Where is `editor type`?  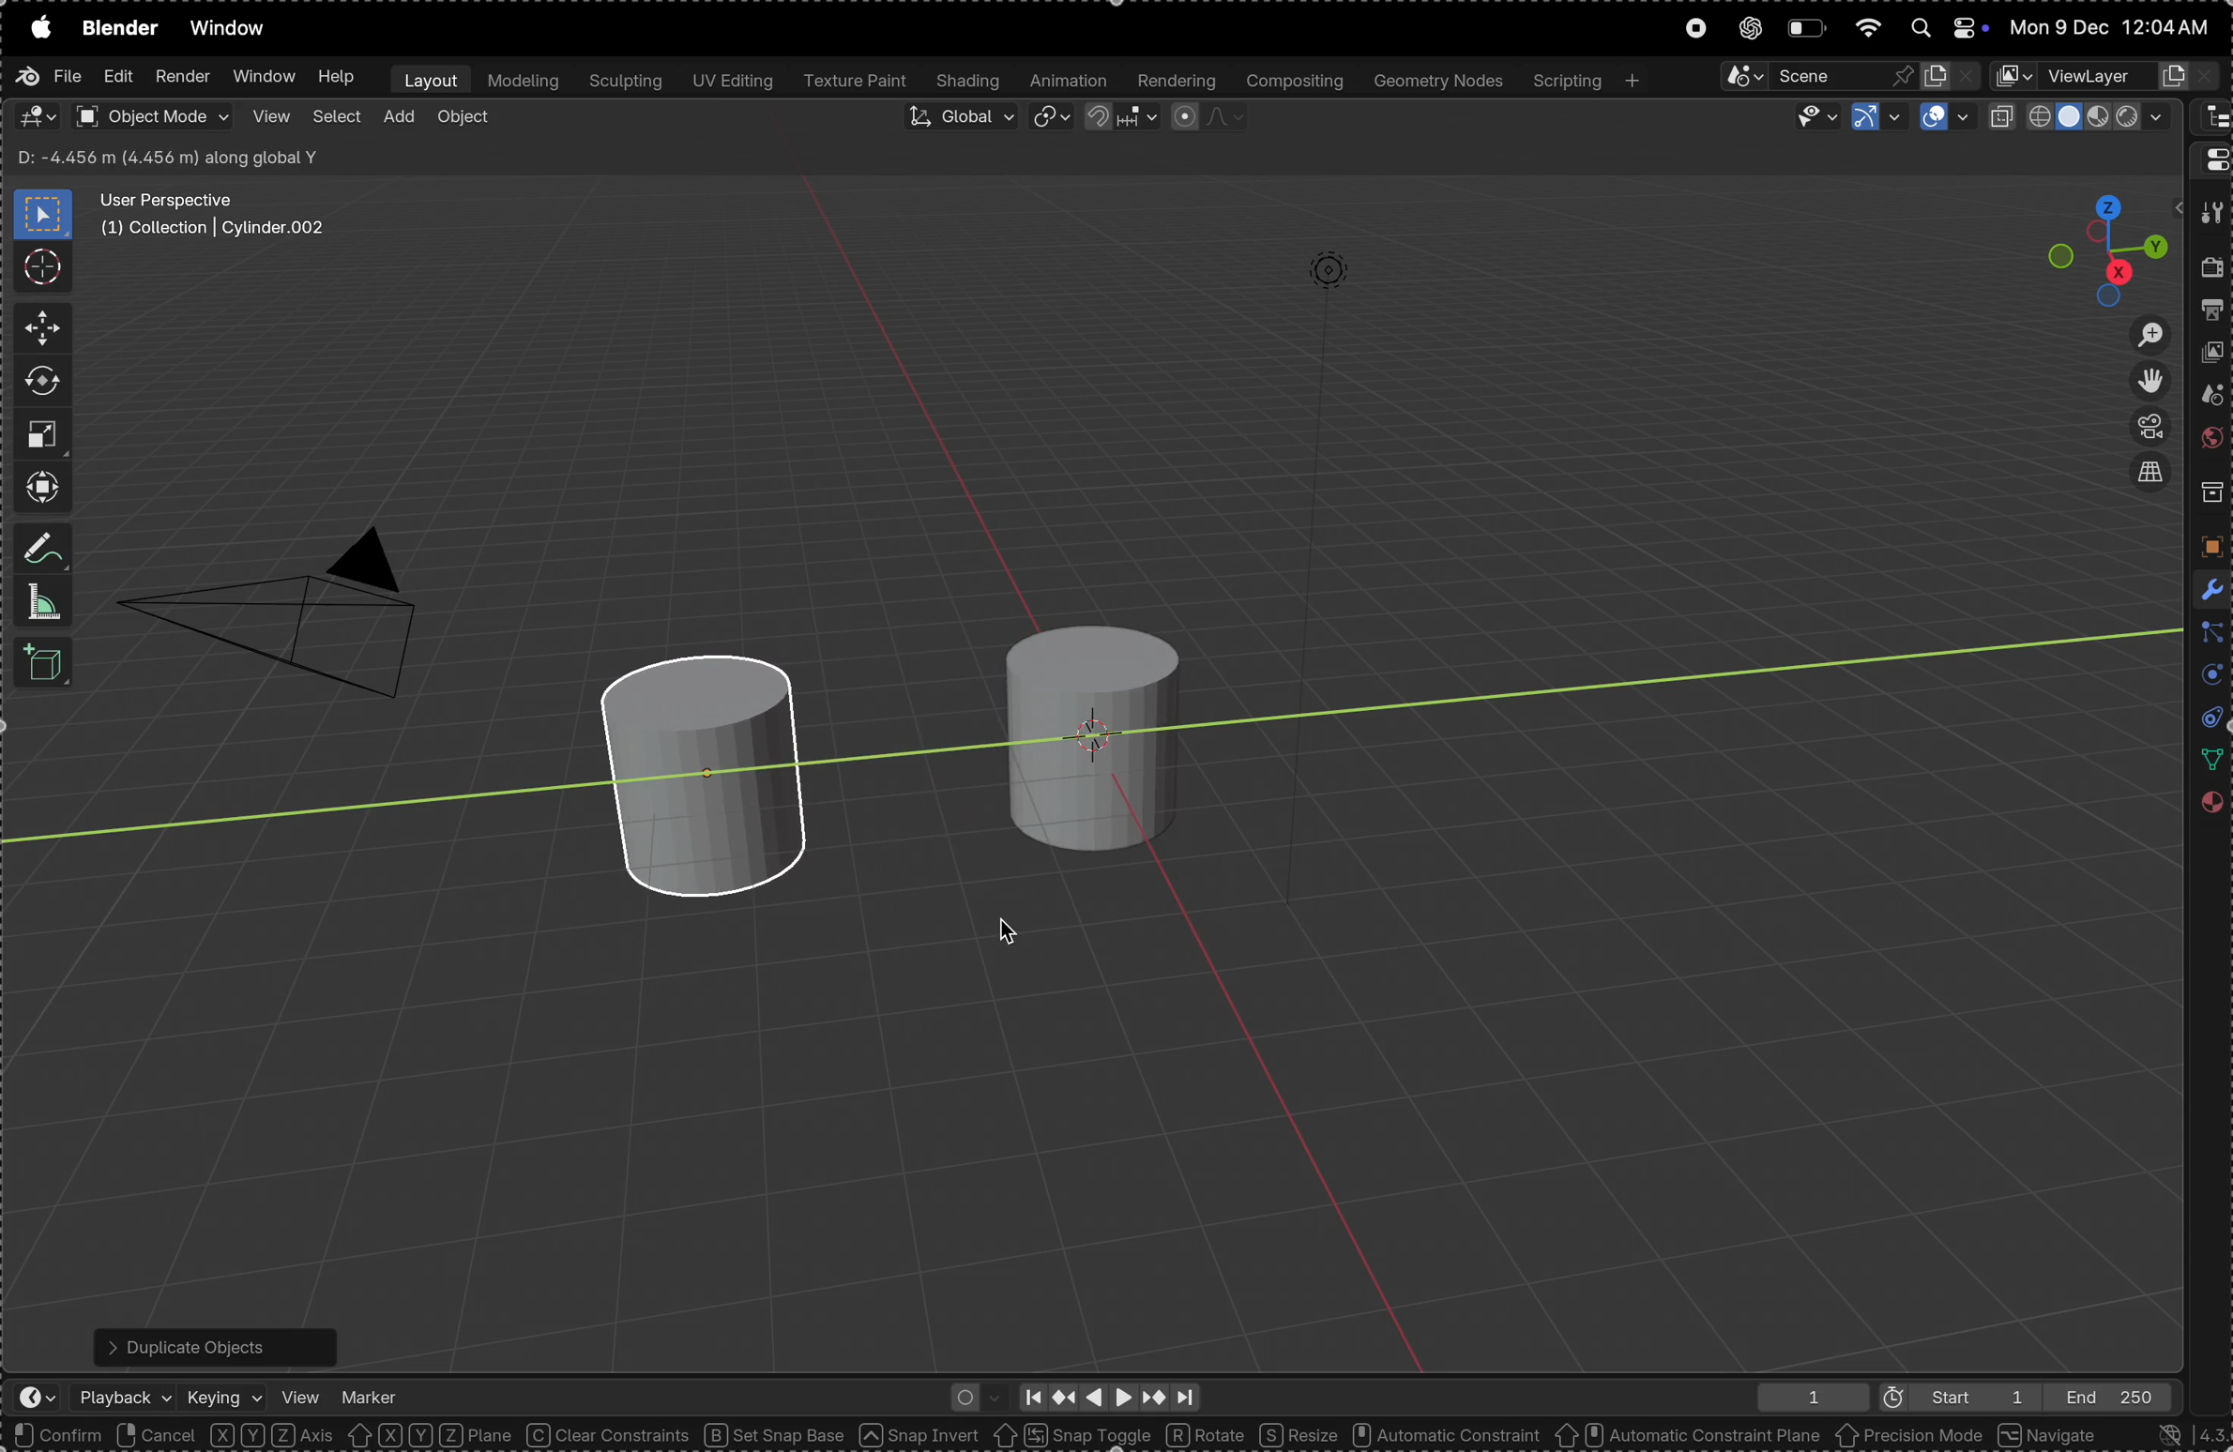 editor type is located at coordinates (2210, 158).